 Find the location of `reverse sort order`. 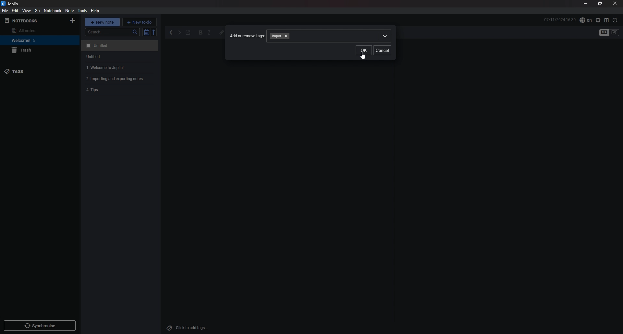

reverse sort order is located at coordinates (154, 32).